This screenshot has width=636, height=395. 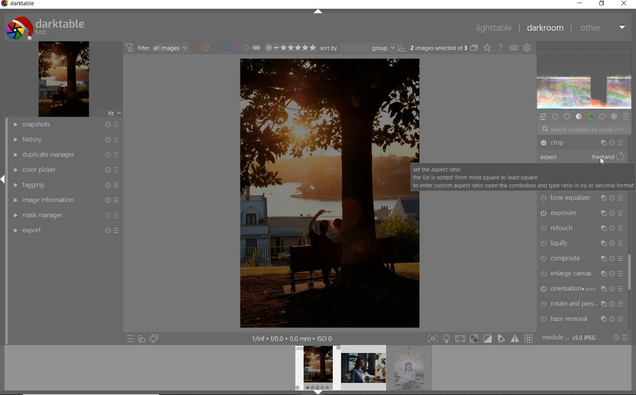 I want to click on expand/collapse, so click(x=4, y=179).